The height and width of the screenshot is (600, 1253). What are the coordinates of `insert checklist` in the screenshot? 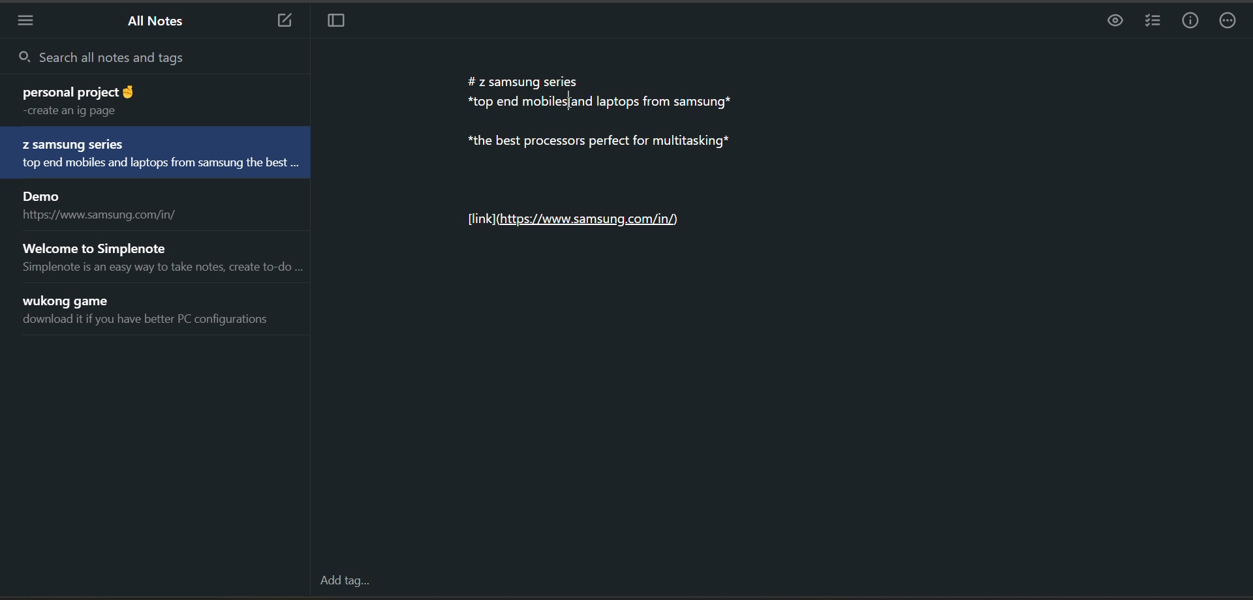 It's located at (1151, 21).